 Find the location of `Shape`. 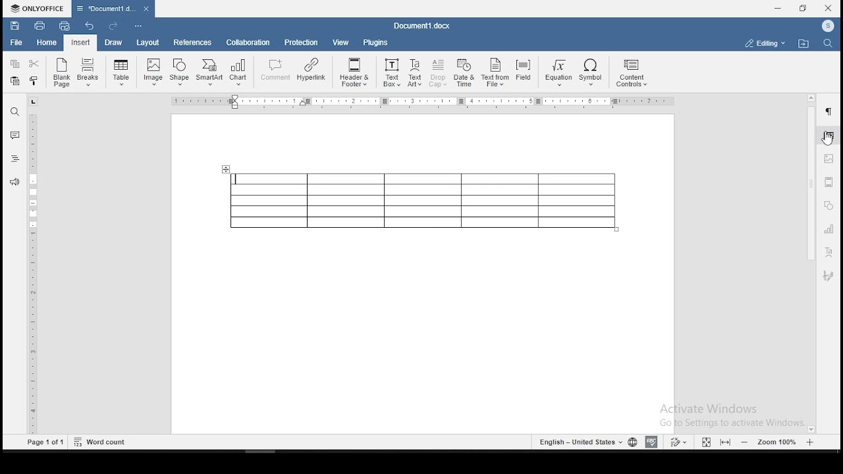

Shape is located at coordinates (180, 71).